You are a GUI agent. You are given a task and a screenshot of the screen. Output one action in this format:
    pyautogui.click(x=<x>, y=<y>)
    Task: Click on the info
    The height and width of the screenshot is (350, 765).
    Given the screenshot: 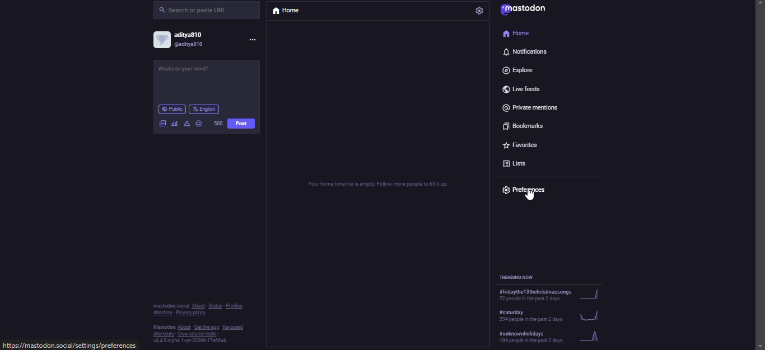 What is the action you would take?
    pyautogui.click(x=197, y=323)
    